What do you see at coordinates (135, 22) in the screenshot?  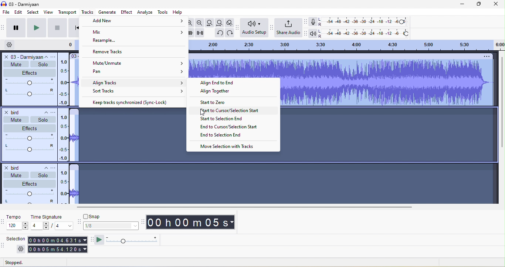 I see `add new` at bounding box center [135, 22].